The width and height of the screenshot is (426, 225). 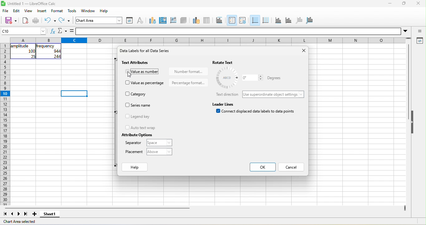 I want to click on series name, so click(x=139, y=105).